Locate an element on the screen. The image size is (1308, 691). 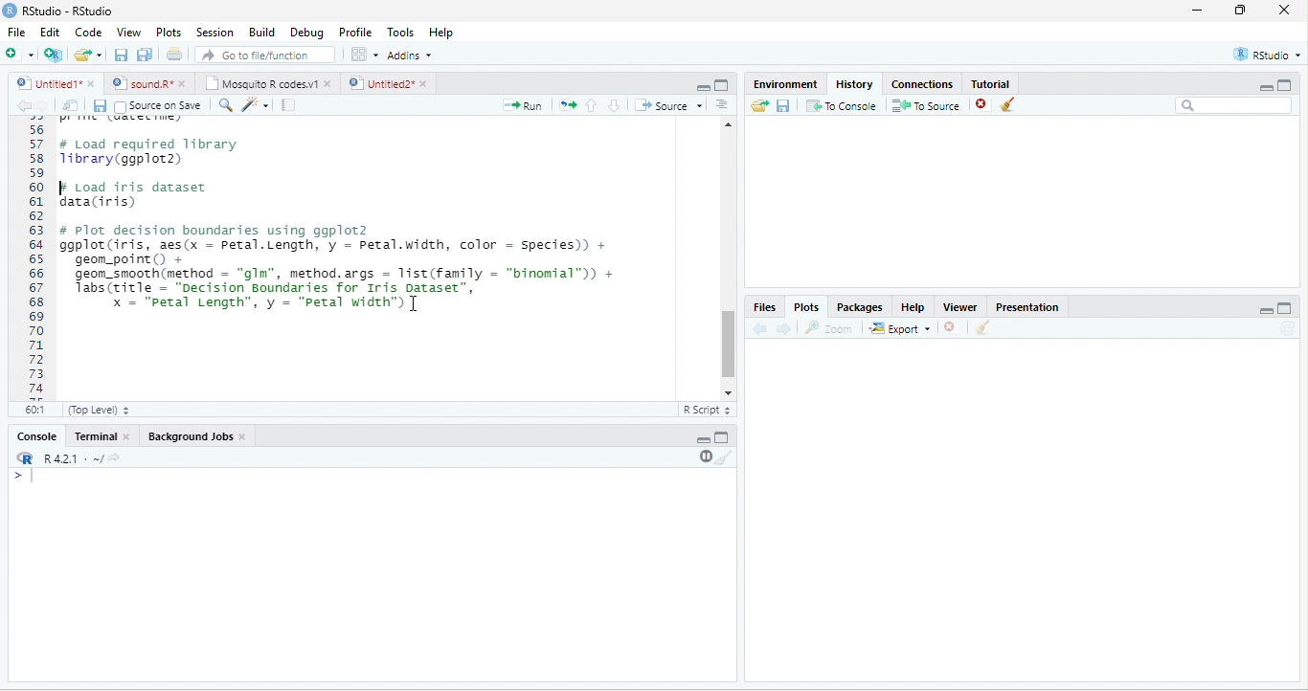
Environment is located at coordinates (786, 83).